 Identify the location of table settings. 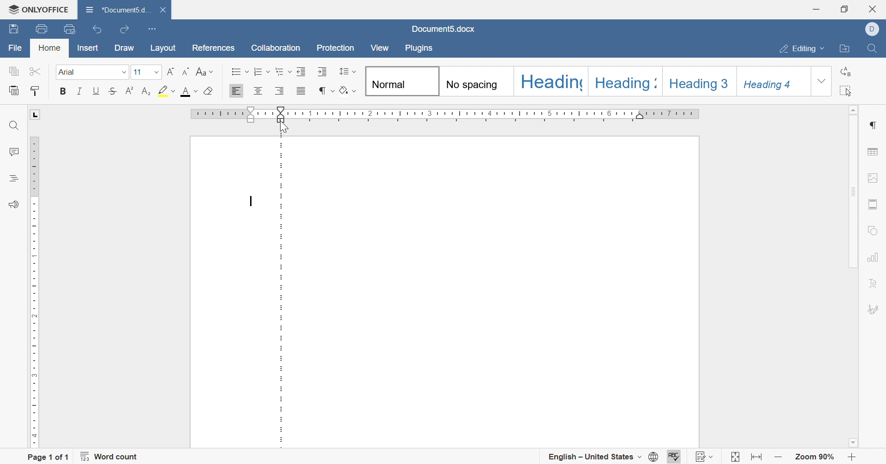
(874, 152).